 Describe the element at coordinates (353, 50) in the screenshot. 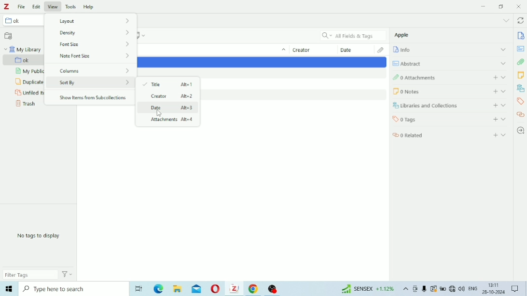

I see `Date` at that location.